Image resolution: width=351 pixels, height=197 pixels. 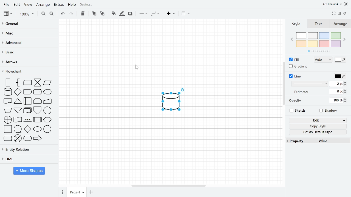 What do you see at coordinates (336, 100) in the screenshot?
I see `Current opacity` at bounding box center [336, 100].